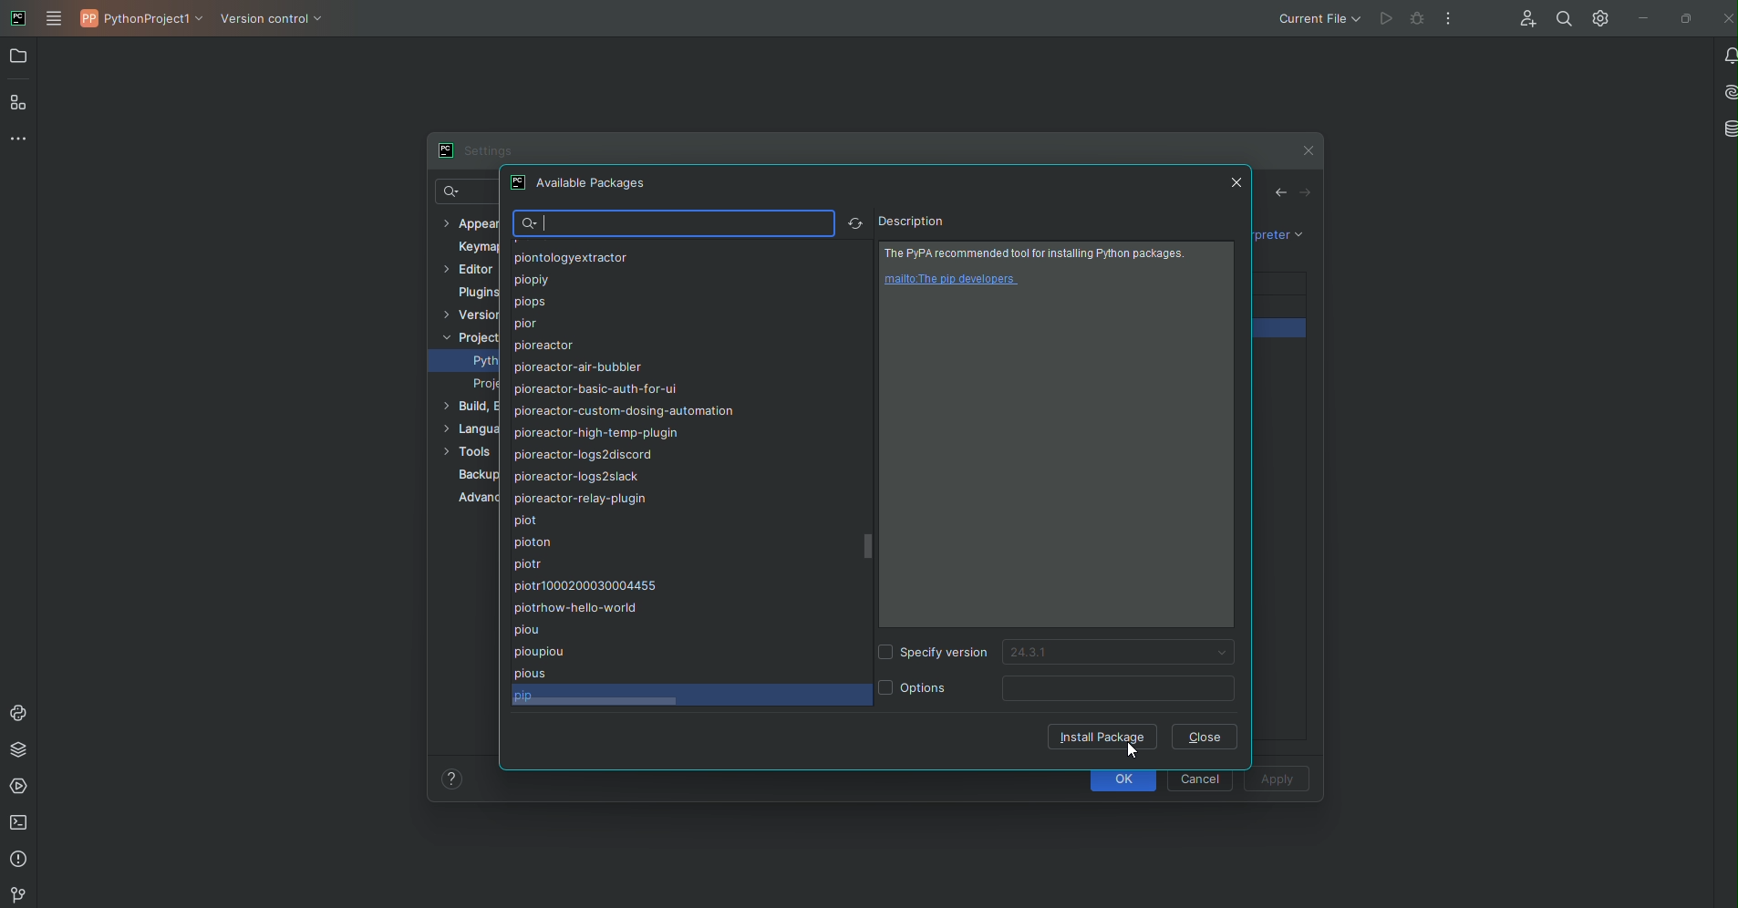 The width and height of the screenshot is (1738, 908). I want to click on Notifications, so click(1726, 56).